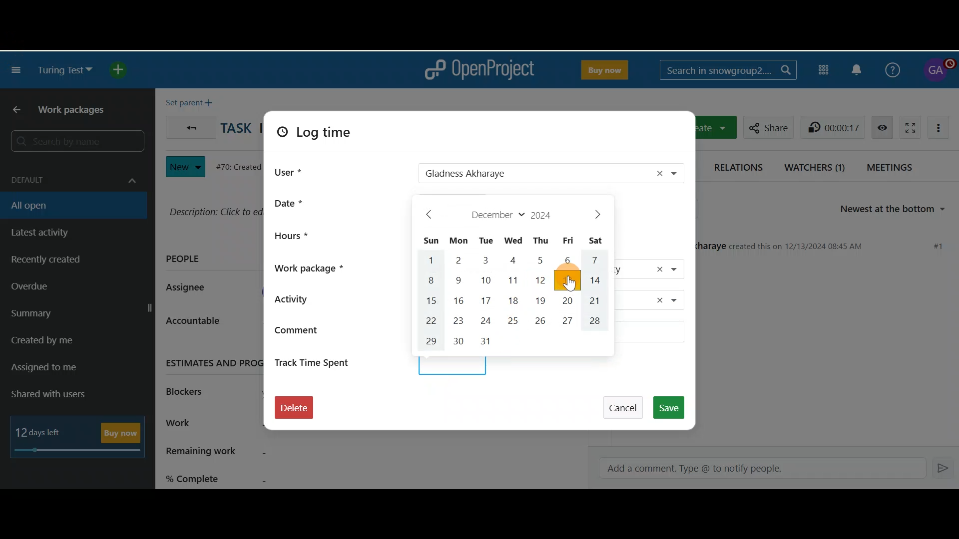 This screenshot has height=539, width=959. I want to click on PEOPLE, so click(184, 261).